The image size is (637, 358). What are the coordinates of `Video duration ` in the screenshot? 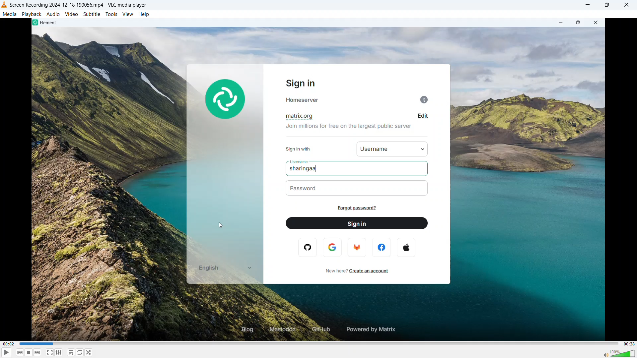 It's located at (629, 344).